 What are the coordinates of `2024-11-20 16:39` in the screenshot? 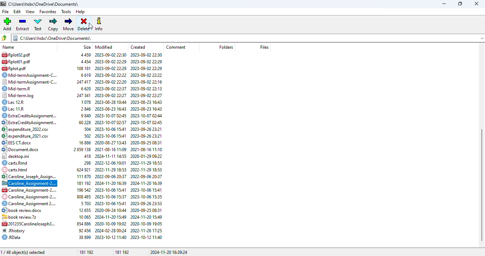 It's located at (146, 183).